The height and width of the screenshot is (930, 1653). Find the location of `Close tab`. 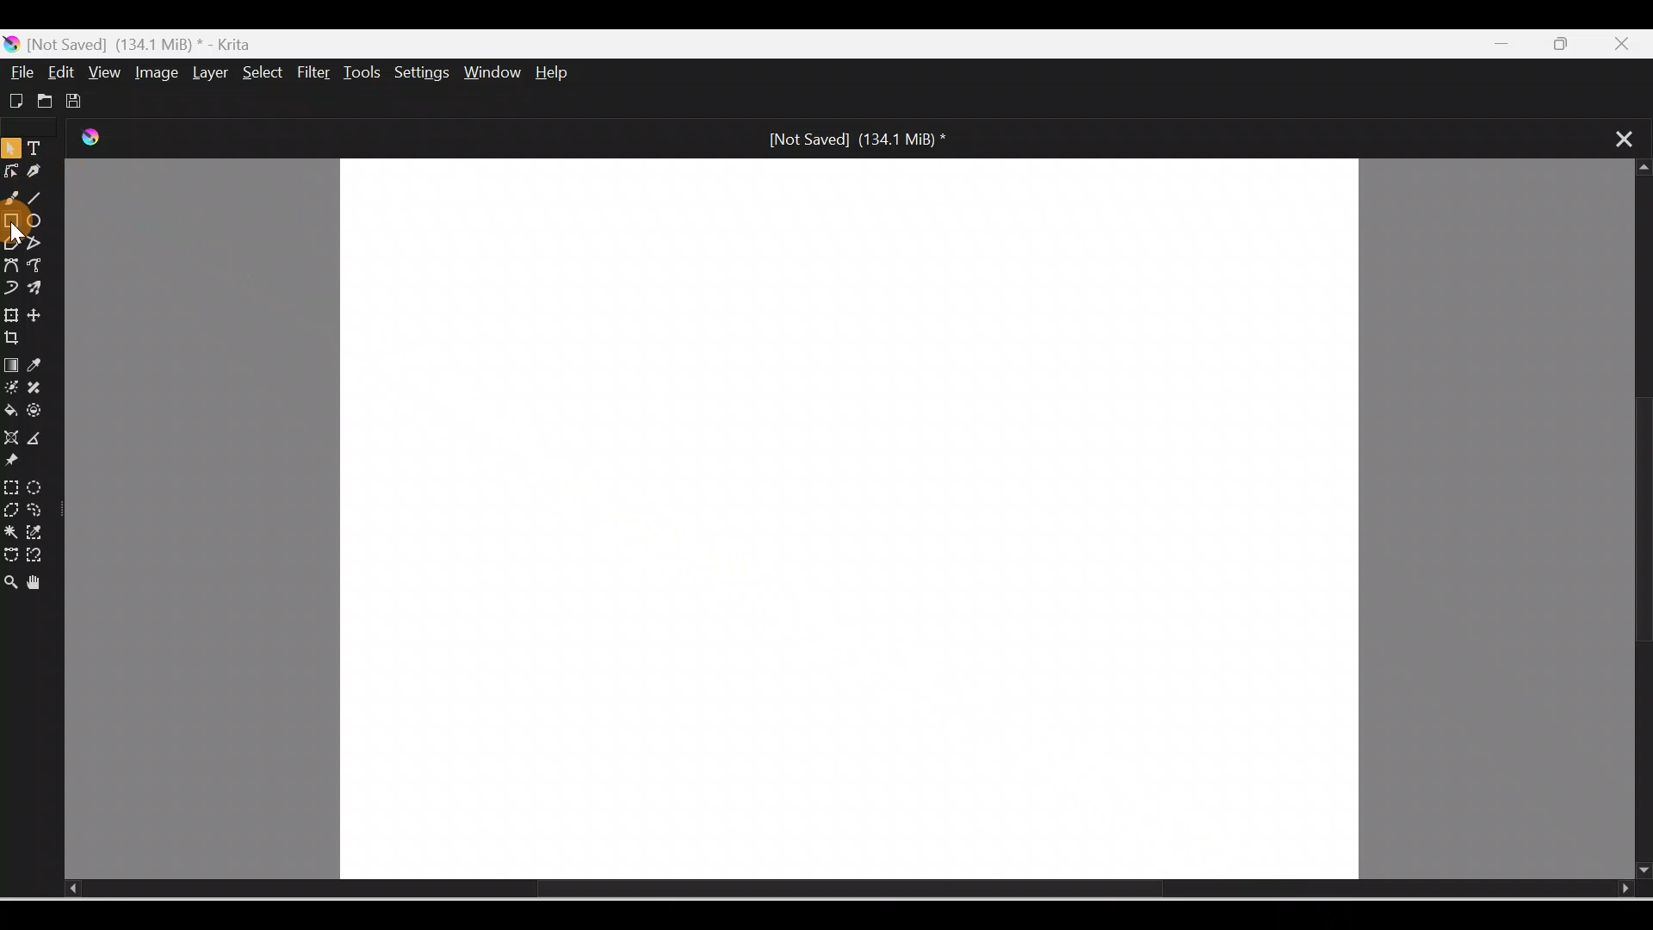

Close tab is located at coordinates (1615, 137).